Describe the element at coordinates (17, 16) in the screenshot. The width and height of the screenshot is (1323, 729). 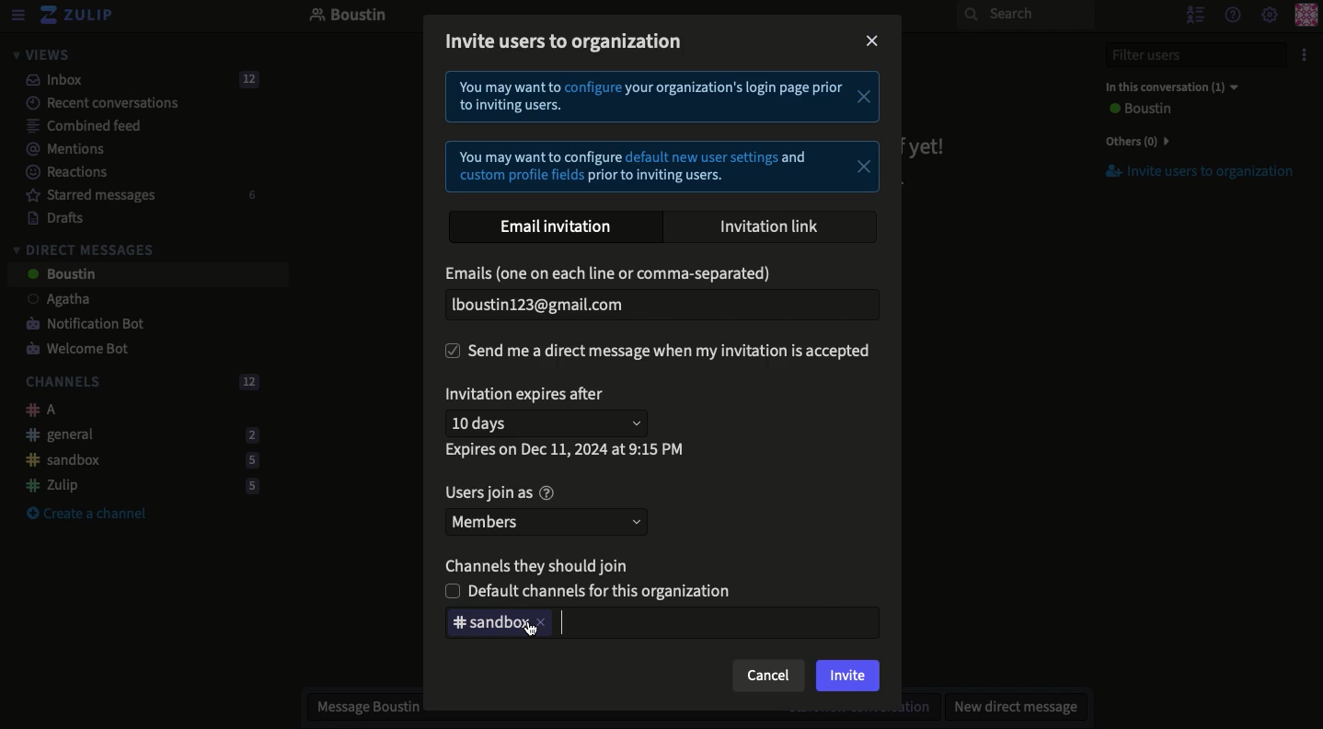
I see `View menu` at that location.